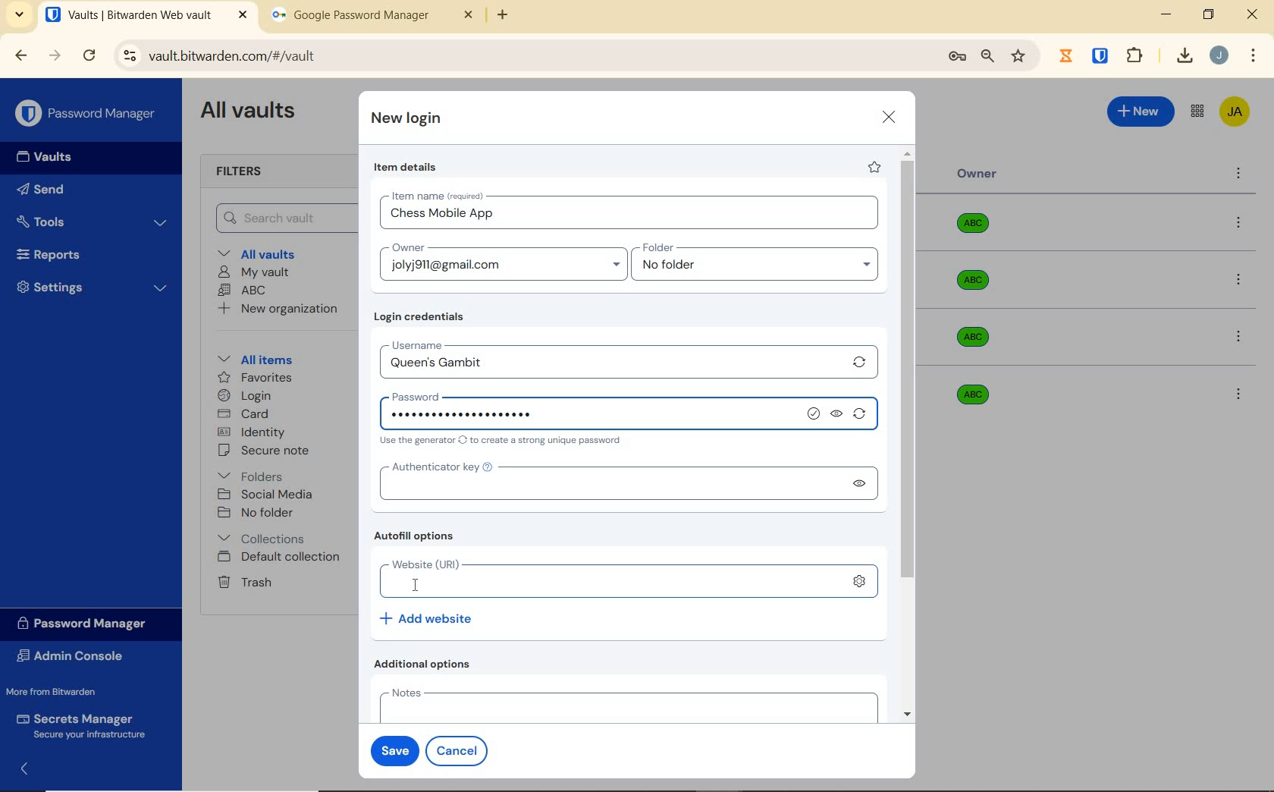 Image resolution: width=1274 pixels, height=792 pixels. Describe the element at coordinates (860, 362) in the screenshot. I see `generate` at that location.